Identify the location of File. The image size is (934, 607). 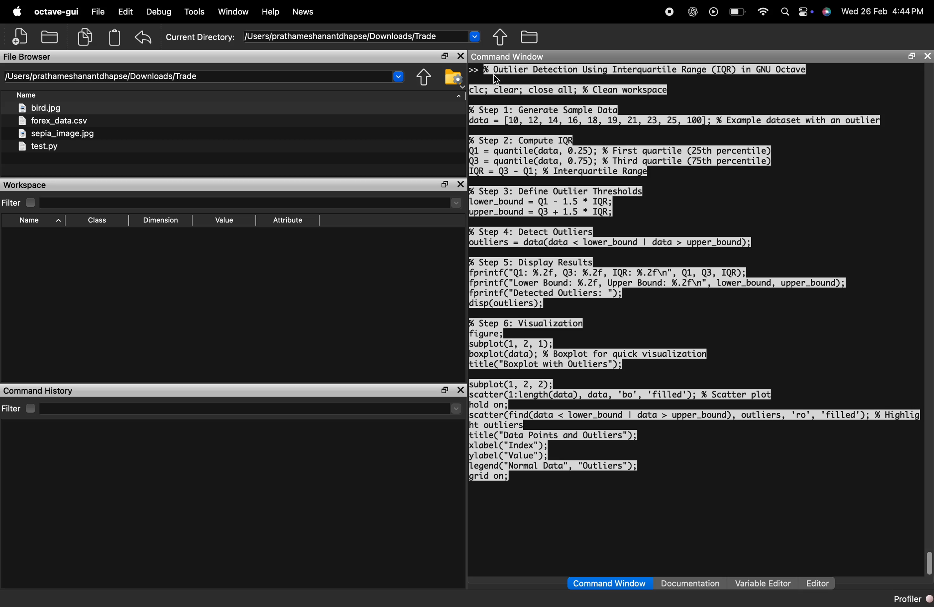
(99, 11).